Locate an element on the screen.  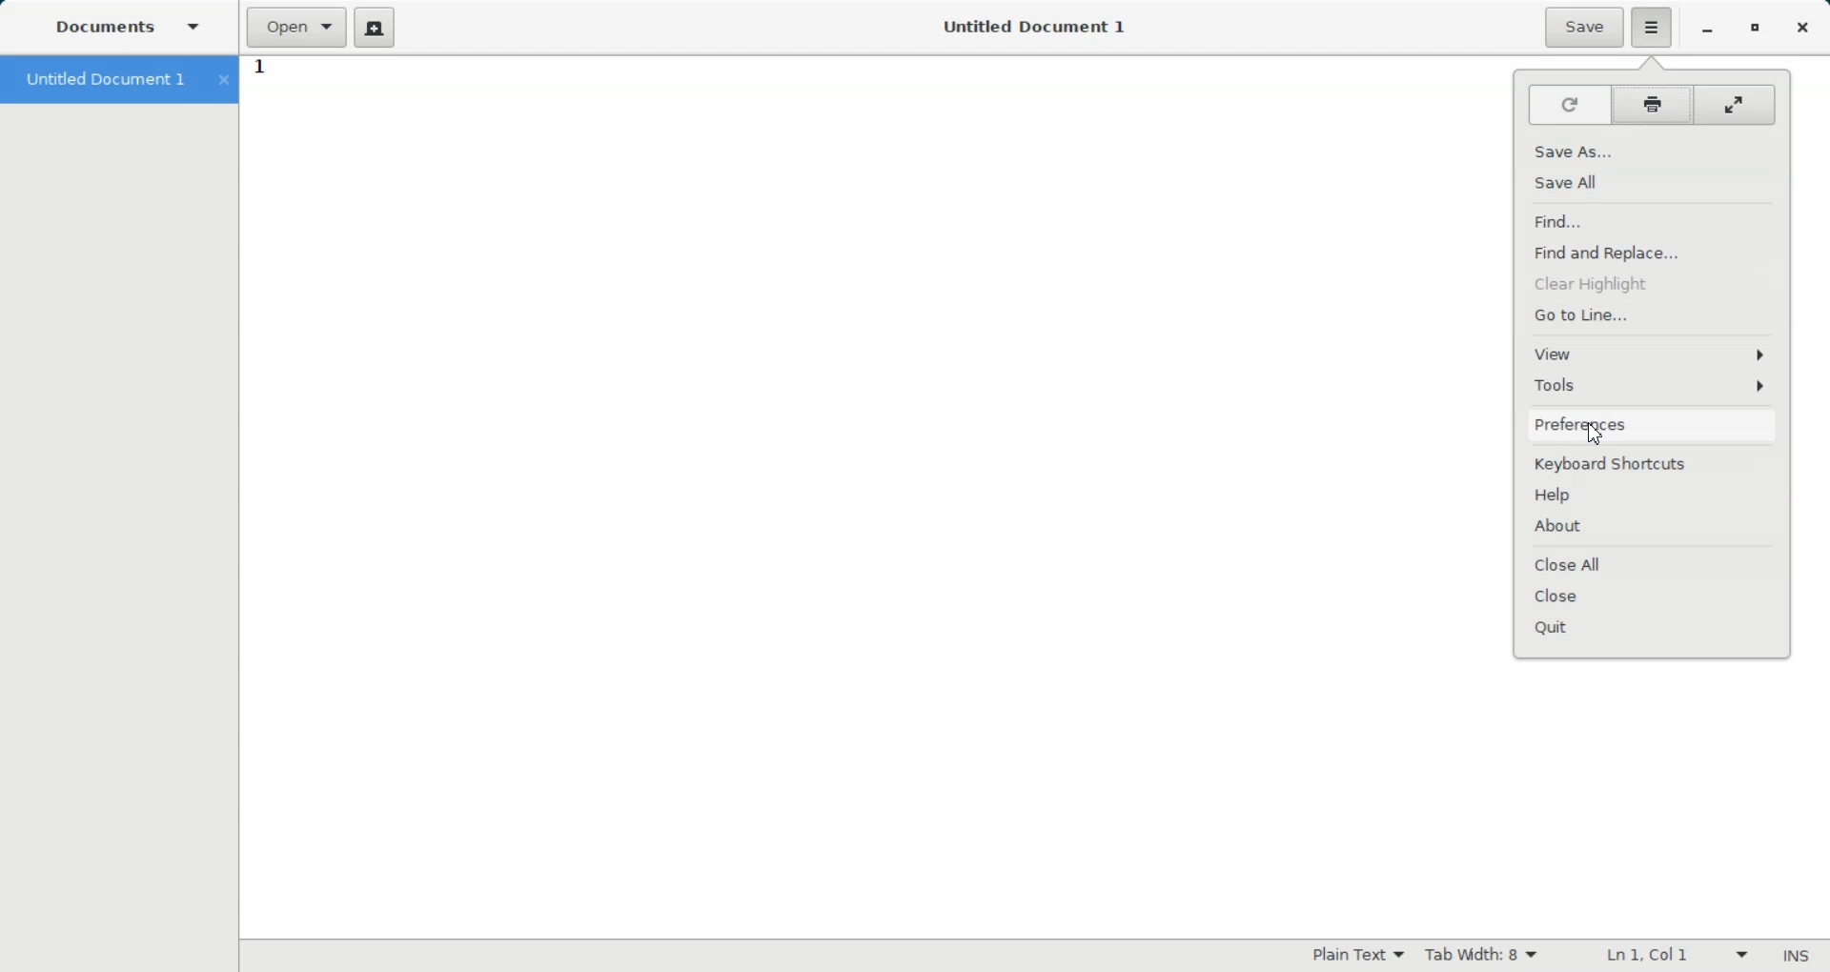
Open a file is located at coordinates (297, 28).